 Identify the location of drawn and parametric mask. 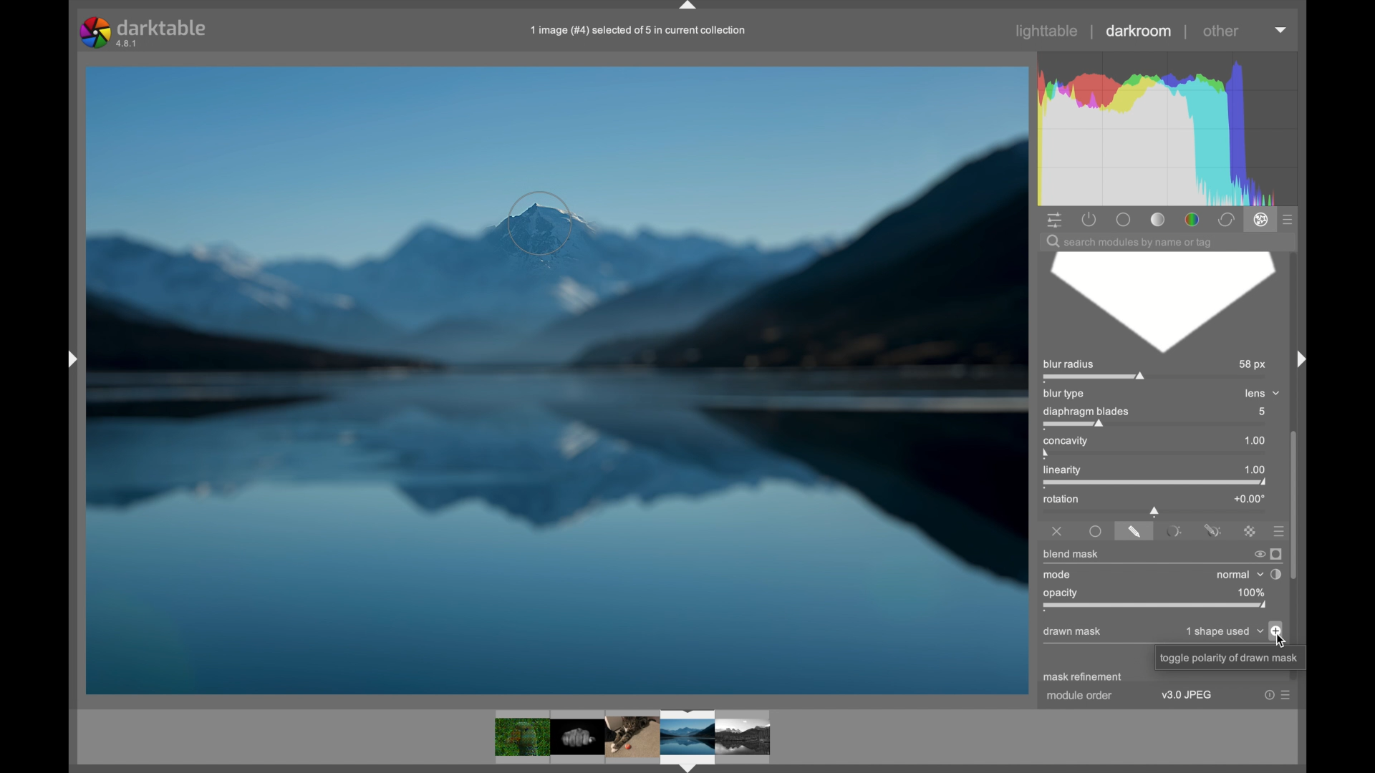
(1212, 528).